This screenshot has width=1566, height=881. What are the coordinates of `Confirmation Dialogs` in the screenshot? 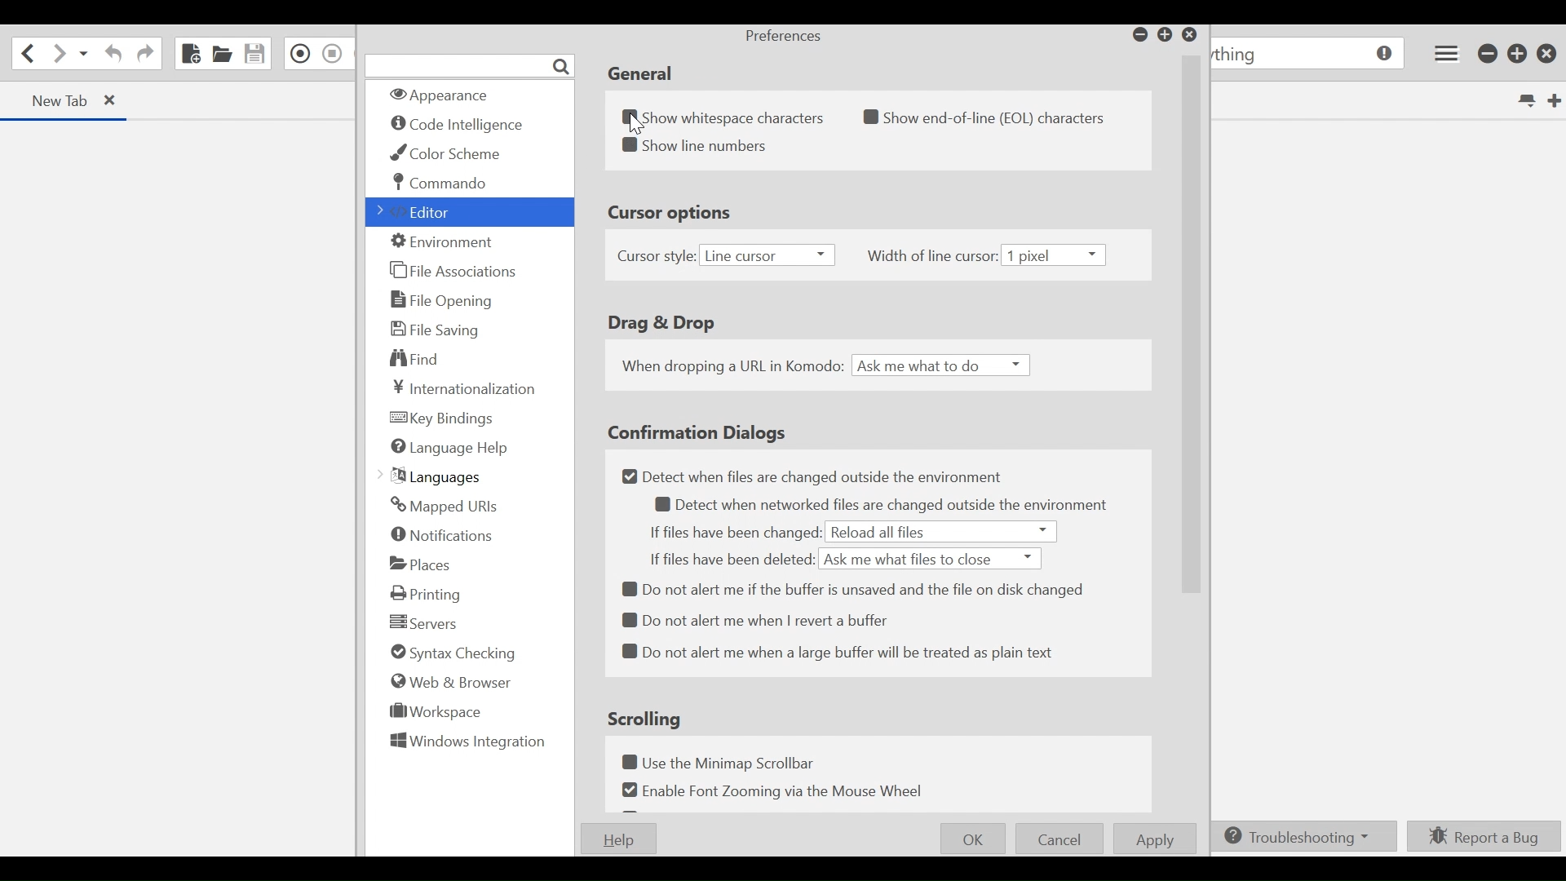 It's located at (710, 432).